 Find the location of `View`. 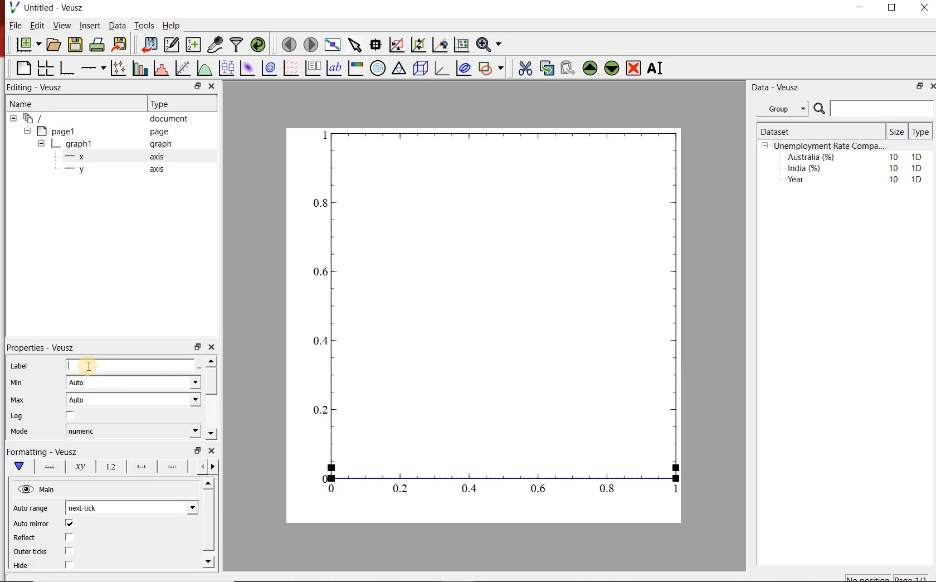

View is located at coordinates (61, 26).